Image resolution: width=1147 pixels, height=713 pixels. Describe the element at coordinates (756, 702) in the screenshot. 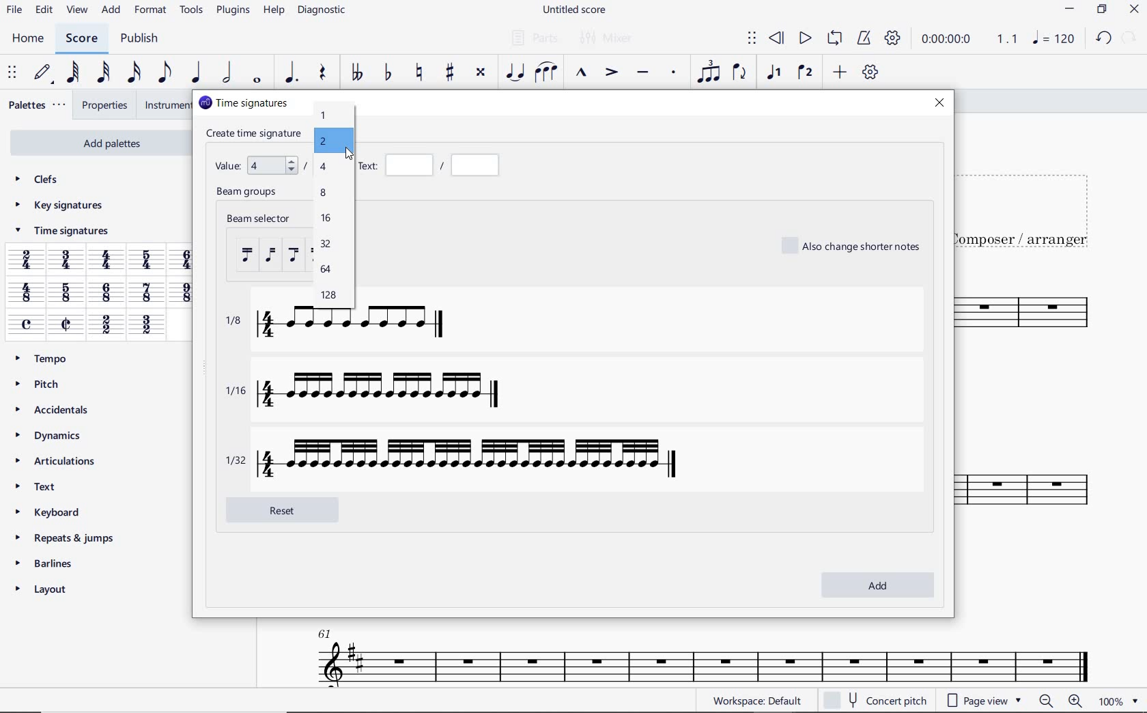

I see `workspace default` at that location.